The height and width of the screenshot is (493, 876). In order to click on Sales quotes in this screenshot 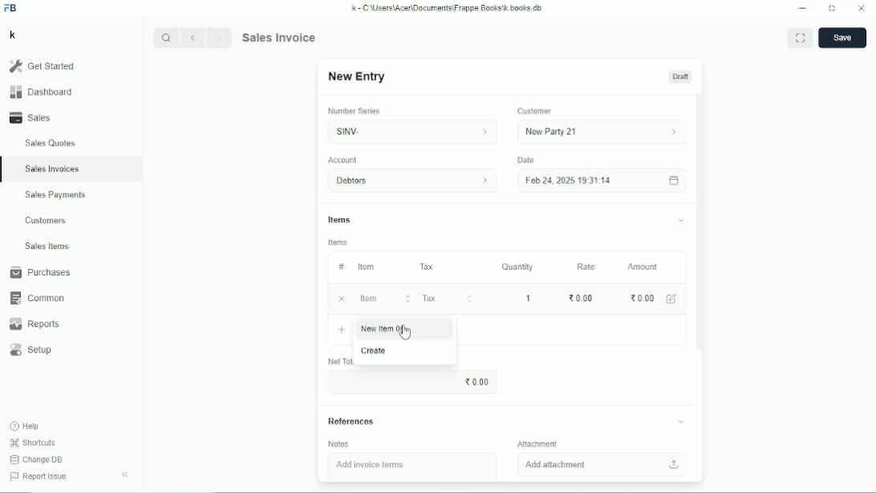, I will do `click(49, 143)`.